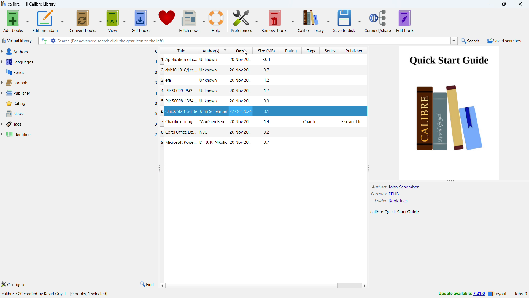  Describe the element at coordinates (214, 142) in the screenshot. I see `Dr.B.K Nikolic` at that location.